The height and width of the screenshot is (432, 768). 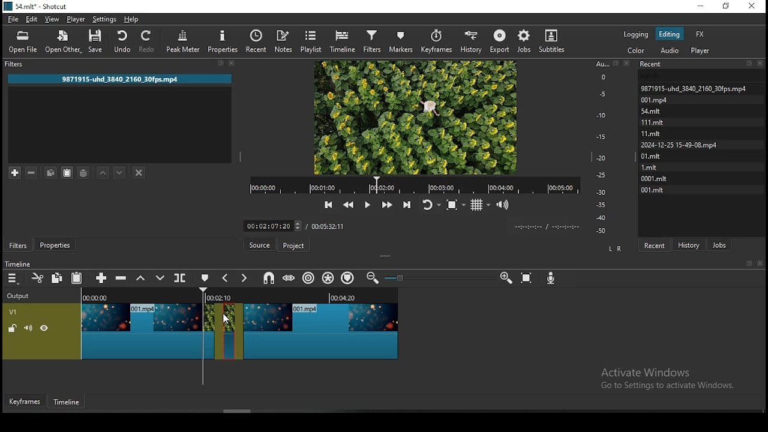 I want to click on timeline, so click(x=68, y=404).